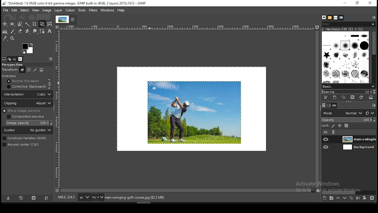  What do you see at coordinates (74, 4) in the screenshot?
I see `*[untitled]-1.0(rgb color 8-bit gamma integer, gimp built-in sRGB, 2 layers) 2972x1672 - gimp` at bounding box center [74, 4].